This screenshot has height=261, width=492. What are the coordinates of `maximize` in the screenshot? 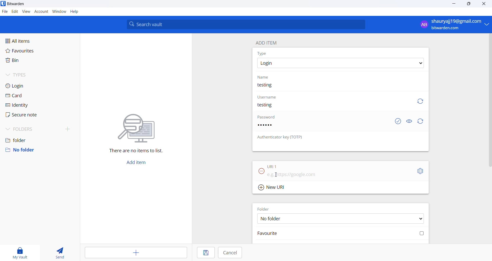 It's located at (469, 4).